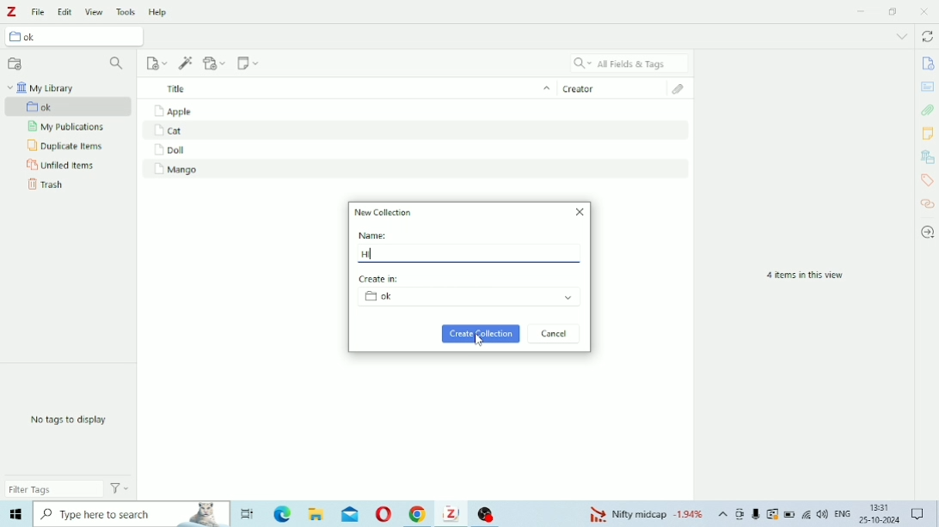 This screenshot has height=527, width=939. What do you see at coordinates (374, 235) in the screenshot?
I see `Name:` at bounding box center [374, 235].